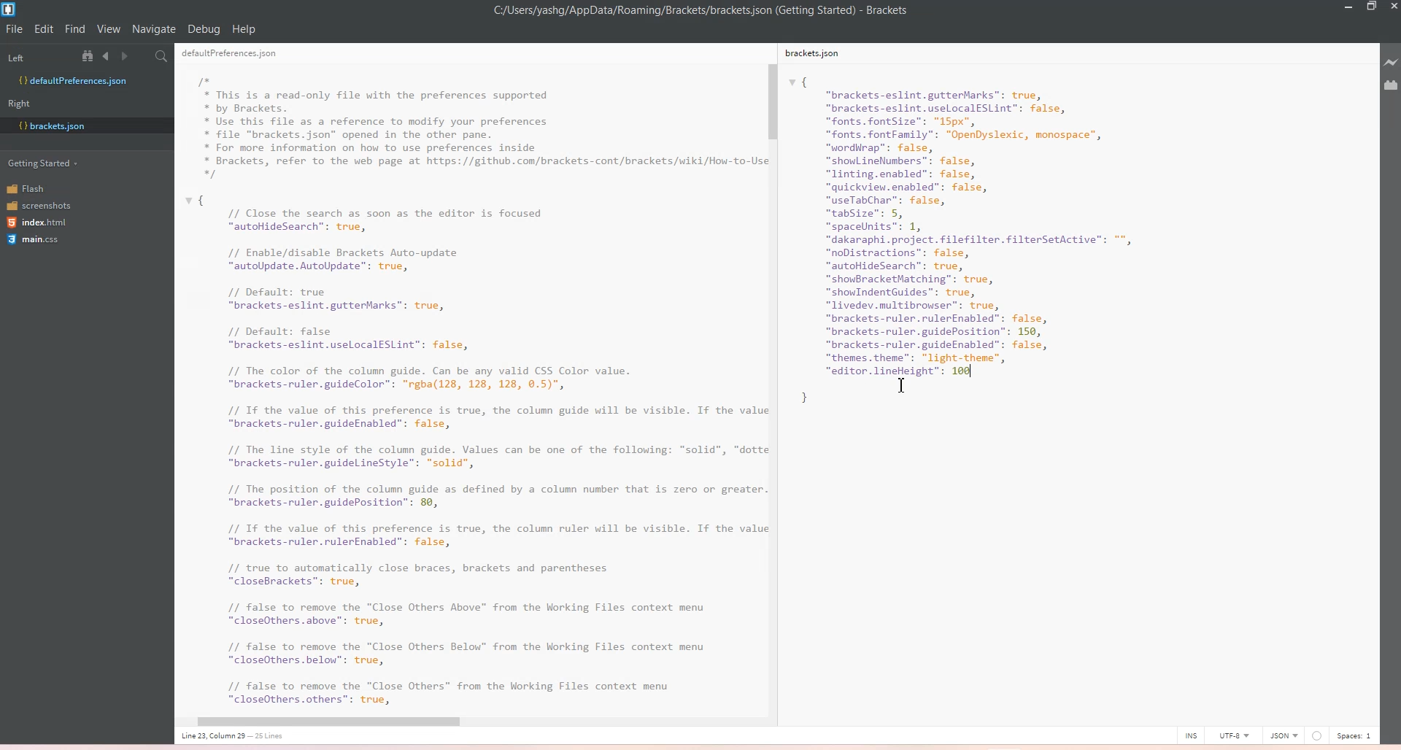 This screenshot has height=750, width=1401. Describe the element at coordinates (90, 55) in the screenshot. I see `Show in file tree` at that location.